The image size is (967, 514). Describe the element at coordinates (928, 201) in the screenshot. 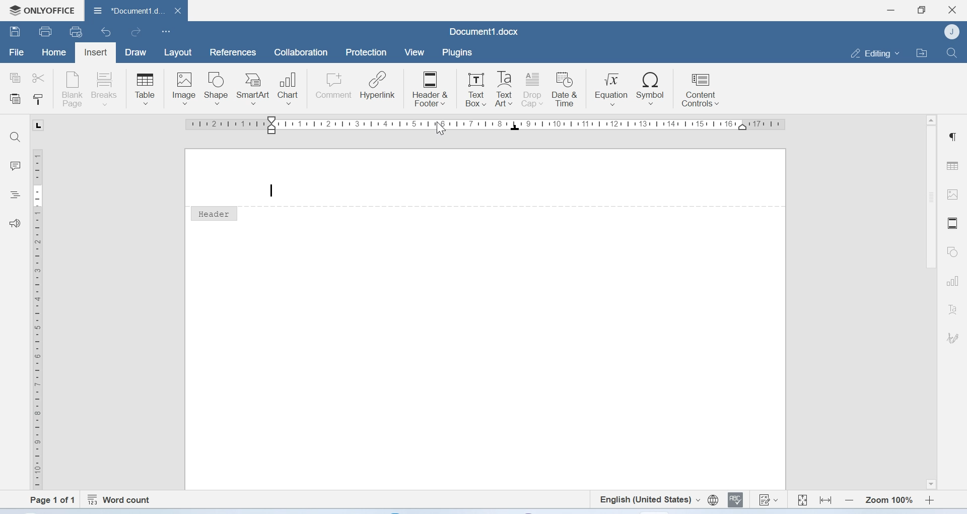

I see `Scrollbar` at that location.